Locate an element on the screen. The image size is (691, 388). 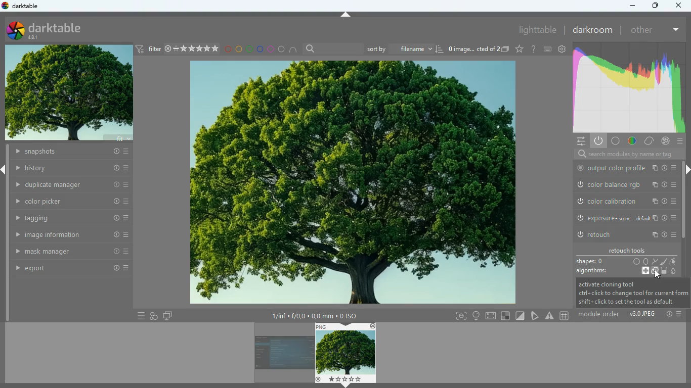
yellow is located at coordinates (238, 50).